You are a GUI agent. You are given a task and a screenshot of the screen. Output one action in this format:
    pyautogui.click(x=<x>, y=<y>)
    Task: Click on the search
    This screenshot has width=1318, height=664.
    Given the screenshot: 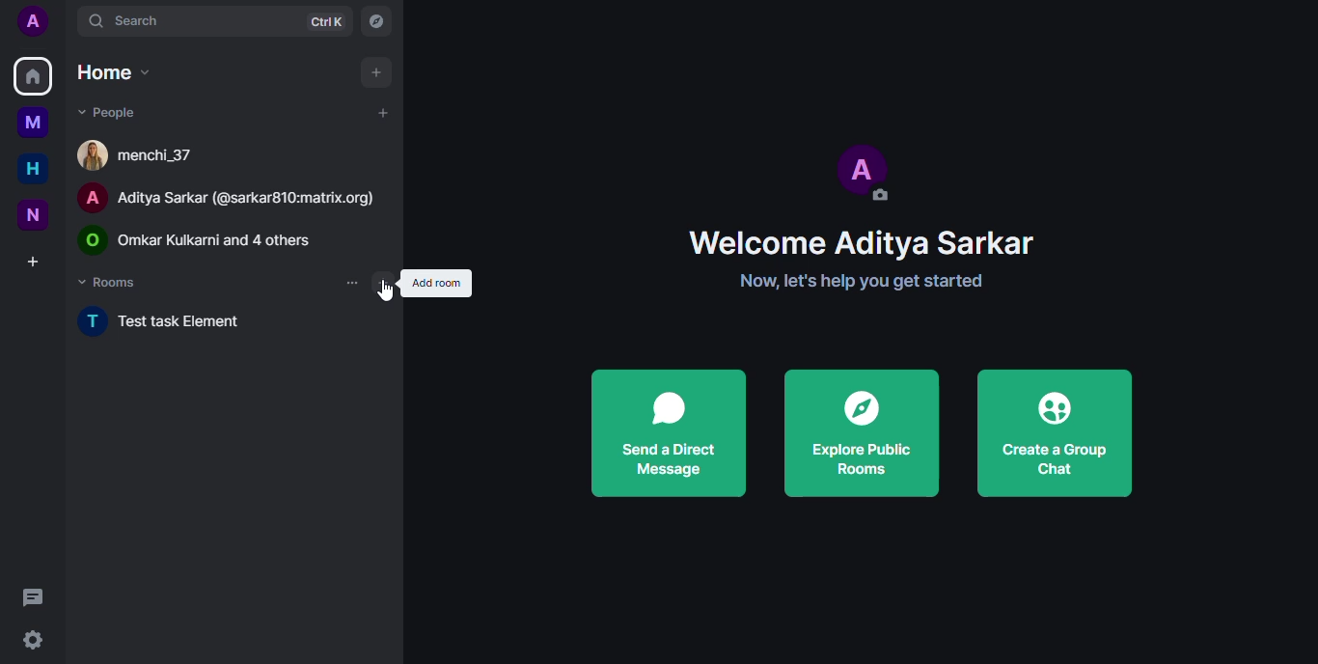 What is the action you would take?
    pyautogui.click(x=128, y=22)
    